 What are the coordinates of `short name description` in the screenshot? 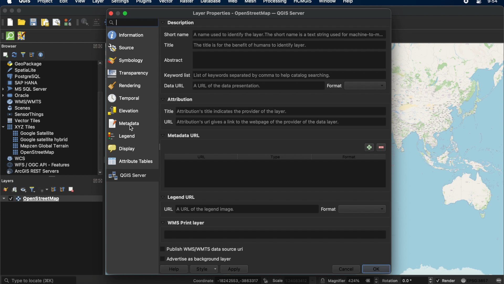 It's located at (275, 34).